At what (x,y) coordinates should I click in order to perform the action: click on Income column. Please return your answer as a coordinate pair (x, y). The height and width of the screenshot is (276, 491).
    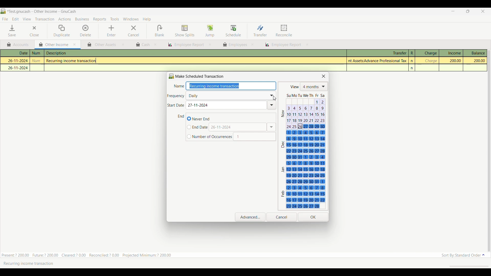
    Looking at the image, I should click on (451, 53).